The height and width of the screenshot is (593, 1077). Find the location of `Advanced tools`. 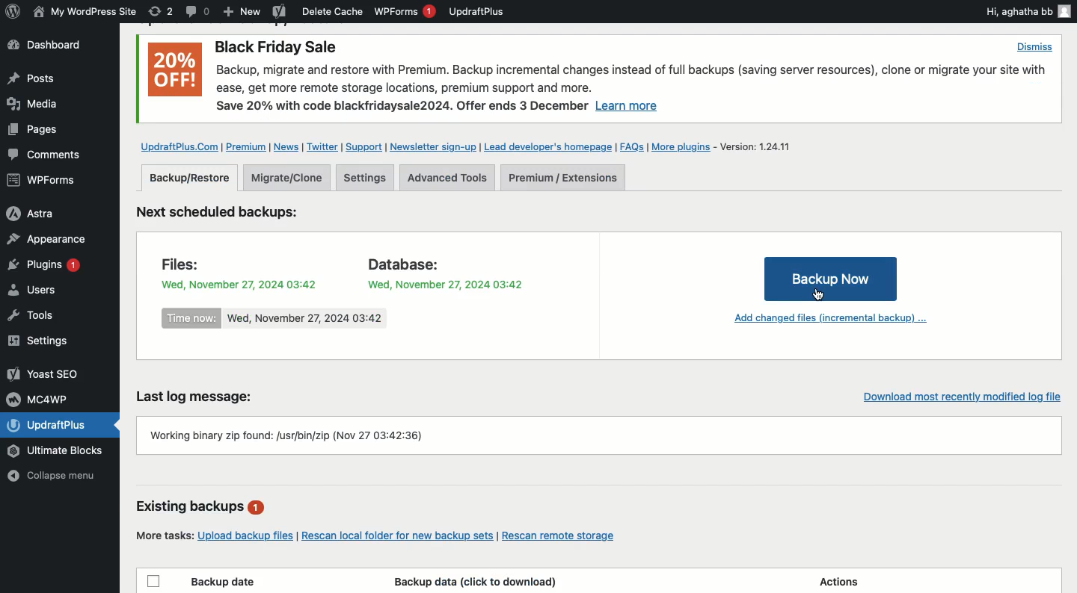

Advanced tools is located at coordinates (445, 178).